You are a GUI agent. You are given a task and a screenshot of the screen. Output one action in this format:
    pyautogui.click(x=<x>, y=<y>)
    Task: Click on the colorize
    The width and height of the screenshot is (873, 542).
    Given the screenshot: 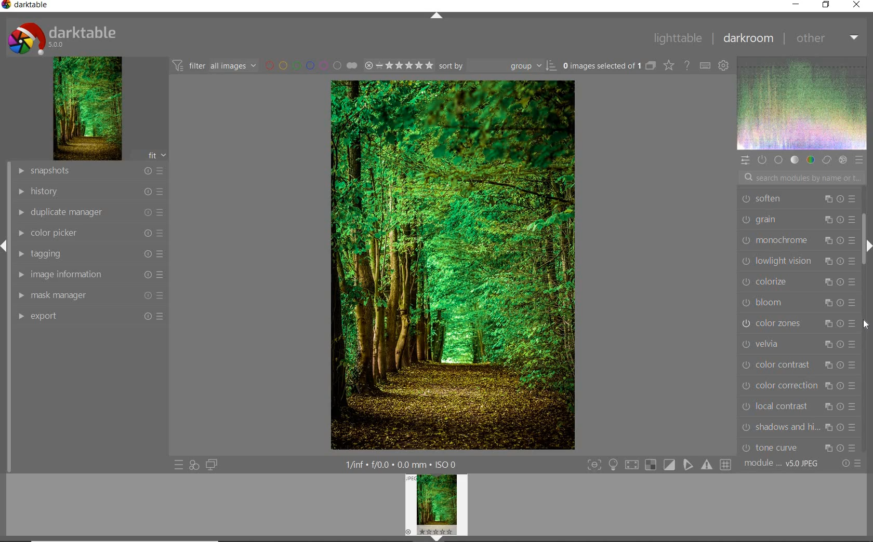 What is the action you would take?
    pyautogui.click(x=799, y=280)
    